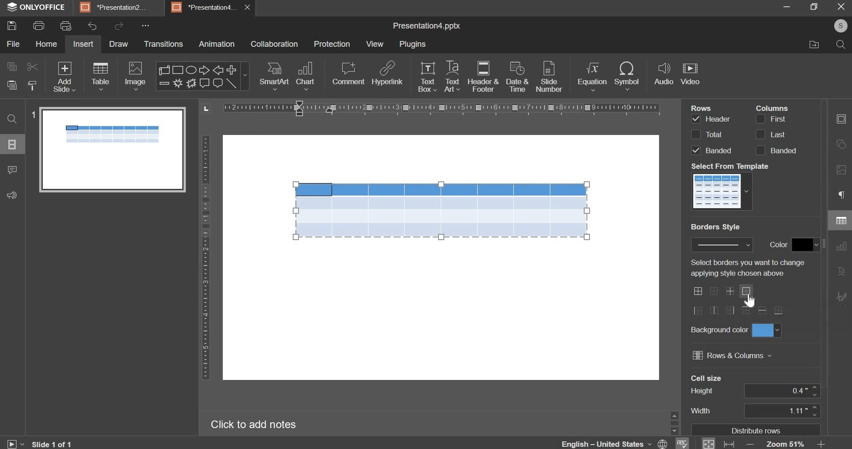  What do you see at coordinates (839, 169) in the screenshot?
I see `image settings` at bounding box center [839, 169].